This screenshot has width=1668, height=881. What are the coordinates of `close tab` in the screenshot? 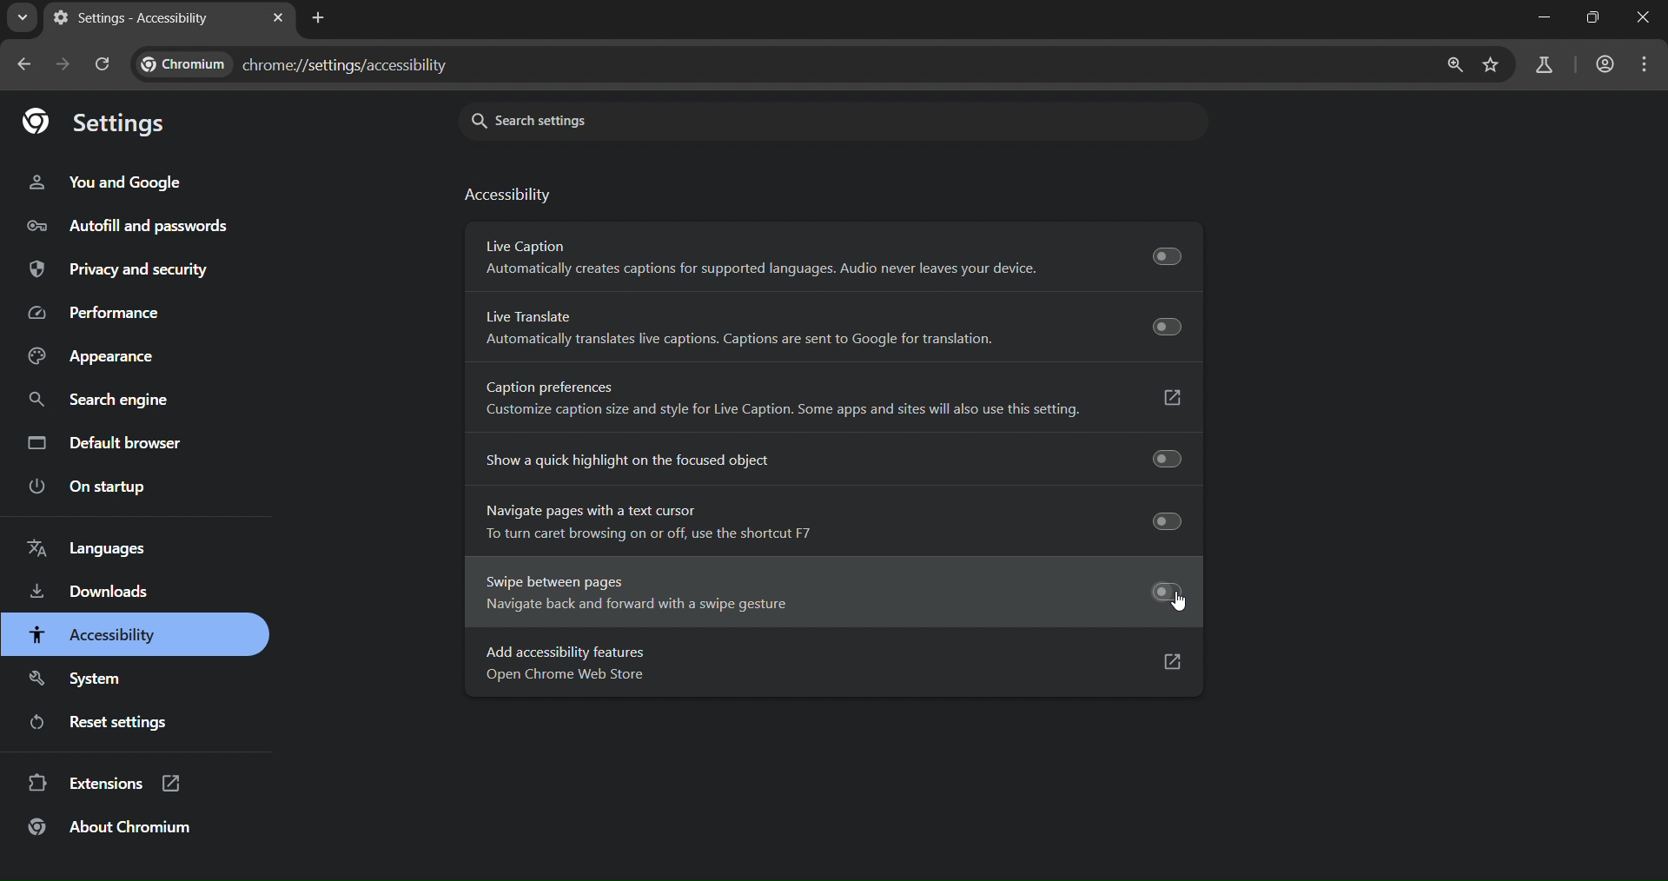 It's located at (278, 17).